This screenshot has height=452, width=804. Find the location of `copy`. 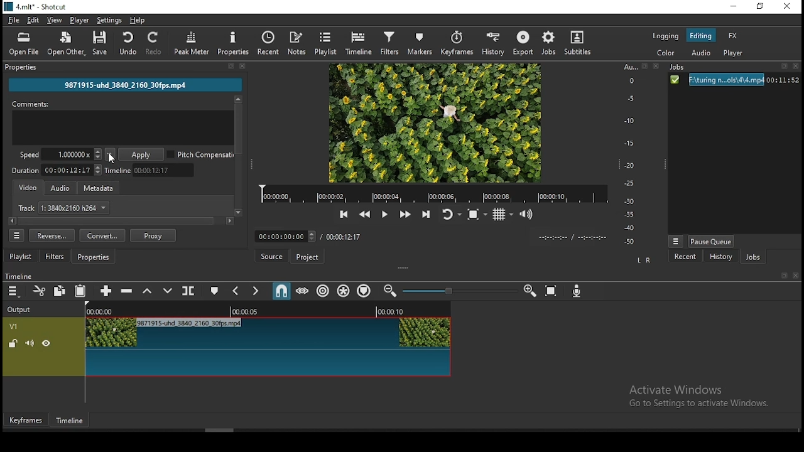

copy is located at coordinates (60, 291).